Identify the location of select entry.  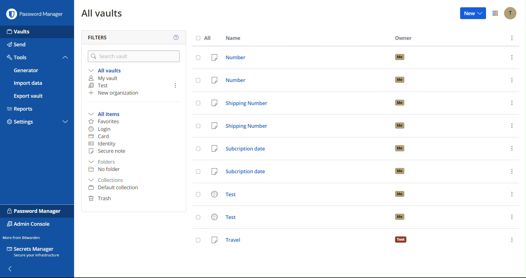
(198, 172).